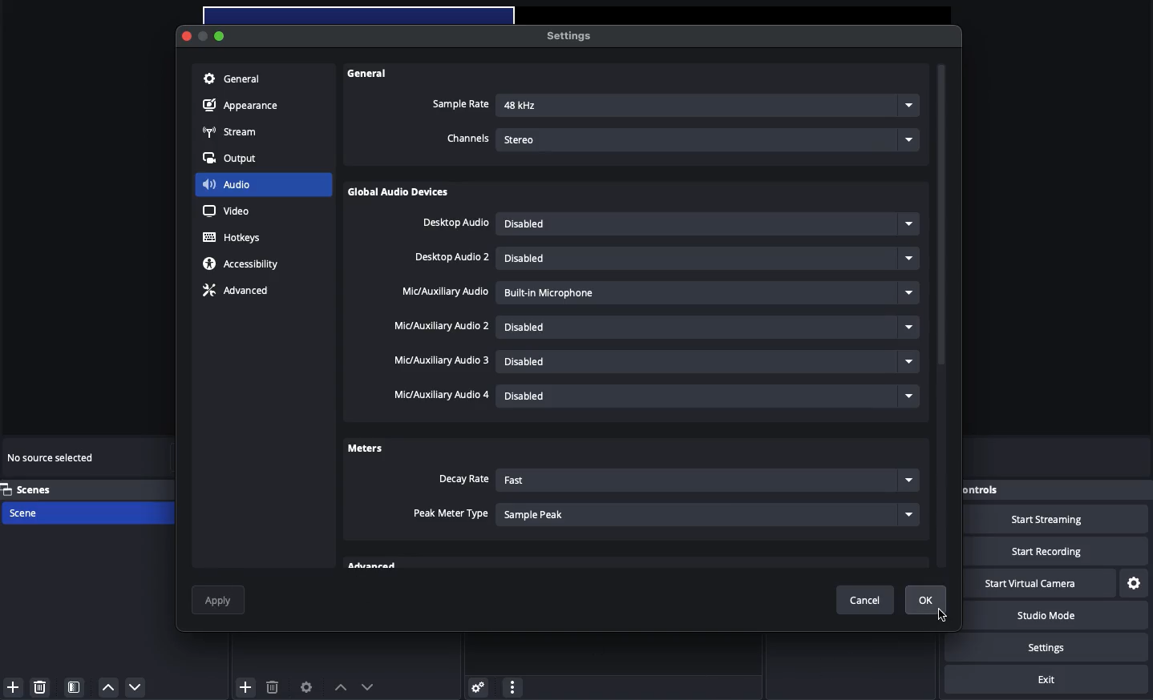  I want to click on Cancel, so click(869, 601).